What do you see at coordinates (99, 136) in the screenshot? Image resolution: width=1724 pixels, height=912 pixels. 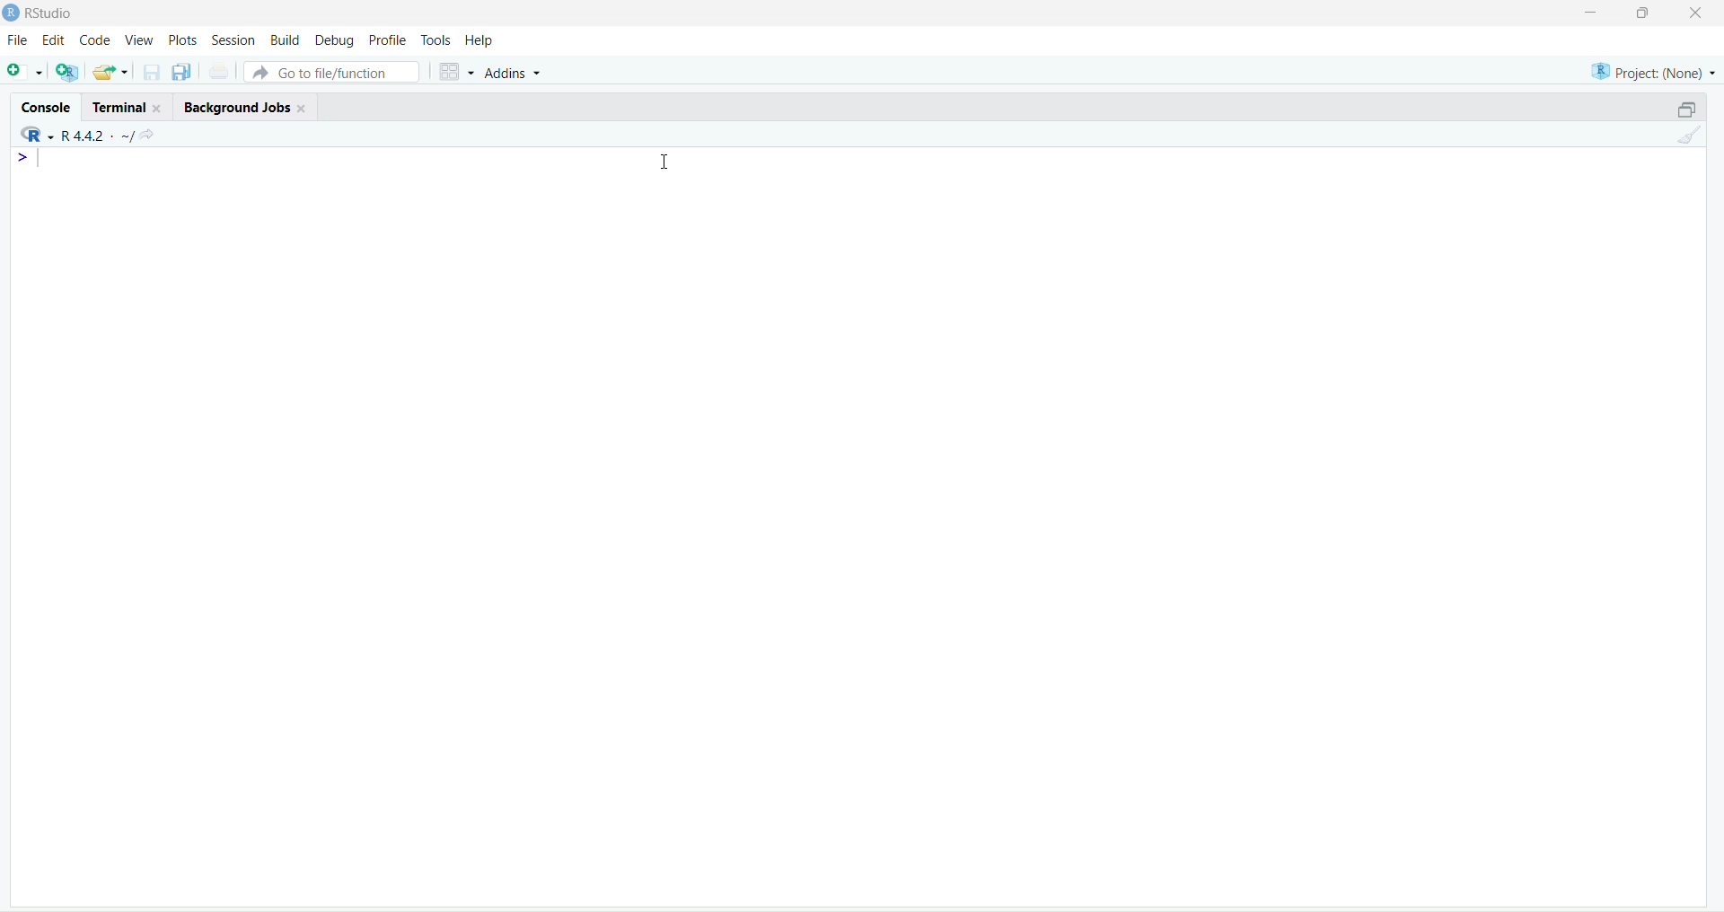 I see `R 4.4.2 ~/` at bounding box center [99, 136].